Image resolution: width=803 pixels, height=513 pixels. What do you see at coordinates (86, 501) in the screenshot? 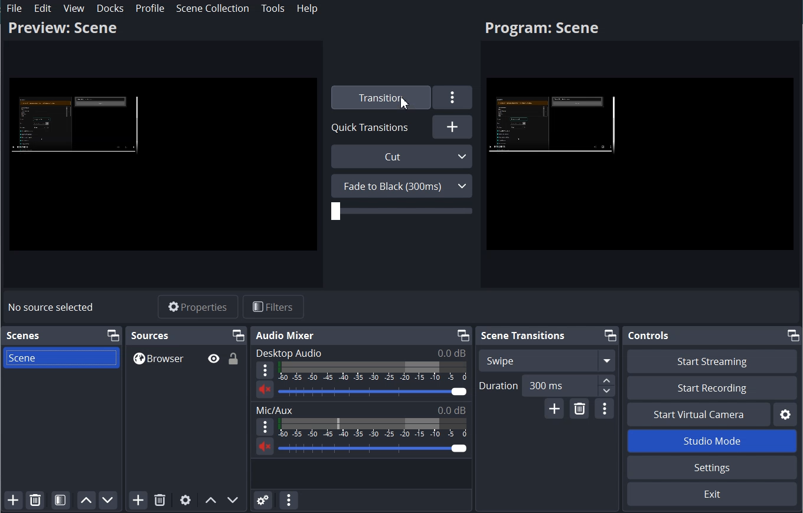
I see `Move Scene Up` at bounding box center [86, 501].